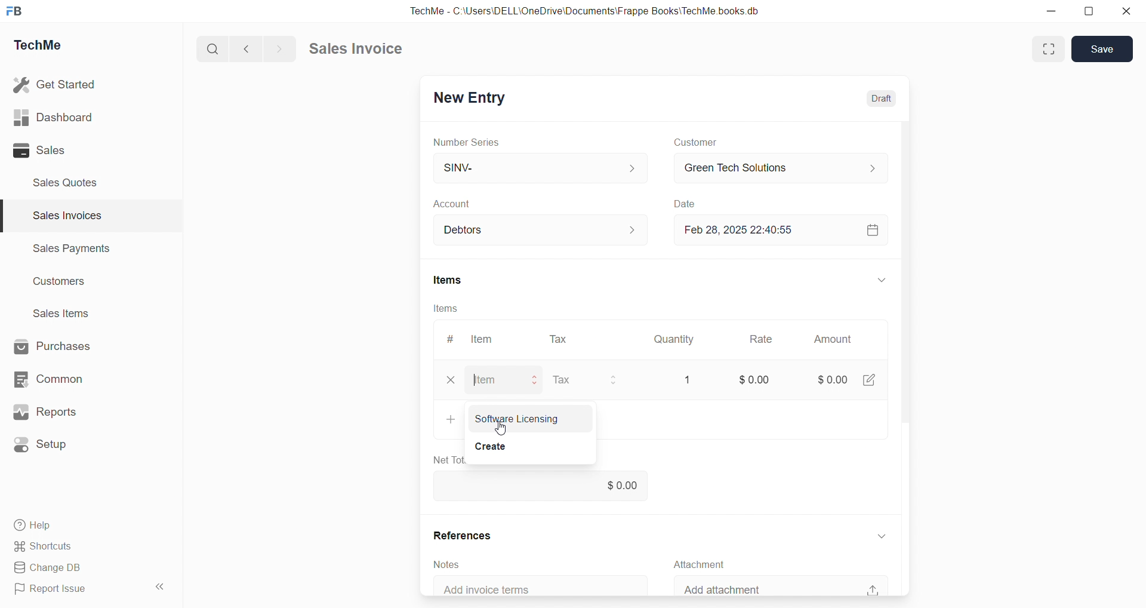 The image size is (1146, 608). Describe the element at coordinates (542, 230) in the screenshot. I see `Debtors` at that location.